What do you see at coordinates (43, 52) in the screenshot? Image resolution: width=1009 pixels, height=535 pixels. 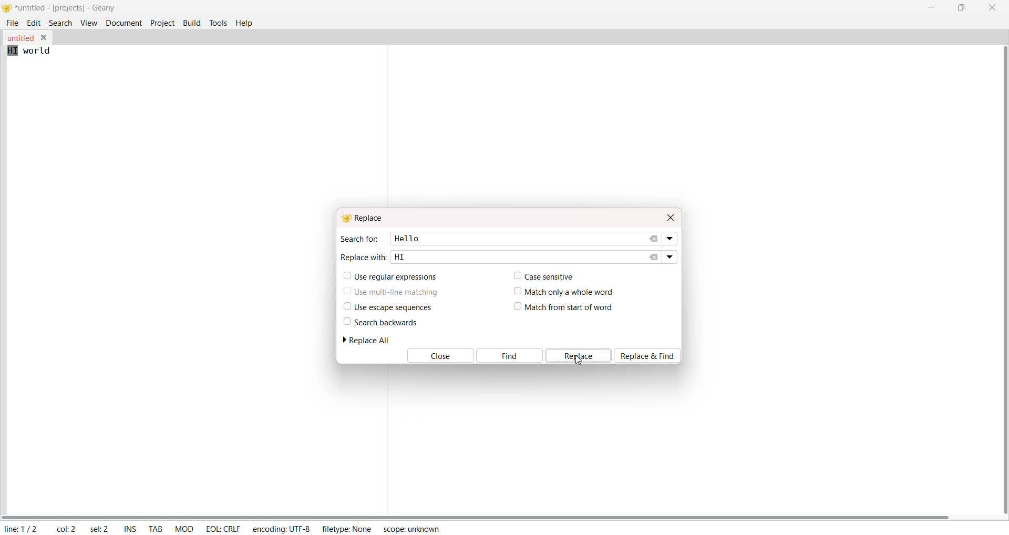 I see `world` at bounding box center [43, 52].